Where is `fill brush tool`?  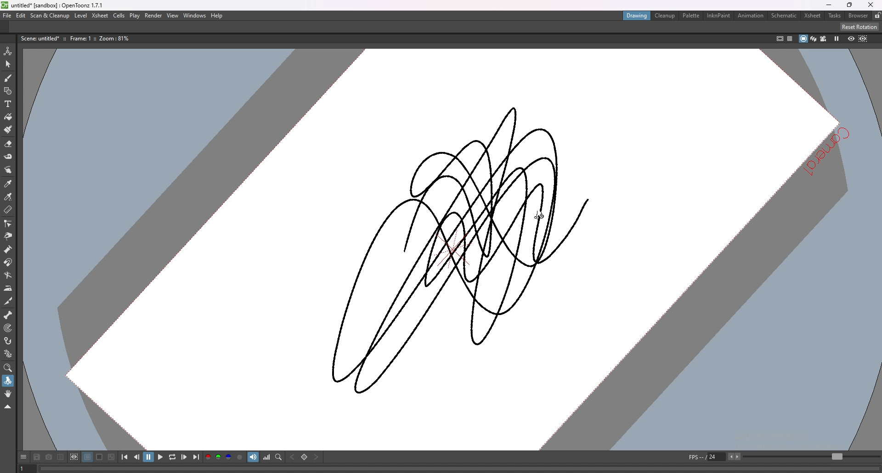 fill brush tool is located at coordinates (8, 129).